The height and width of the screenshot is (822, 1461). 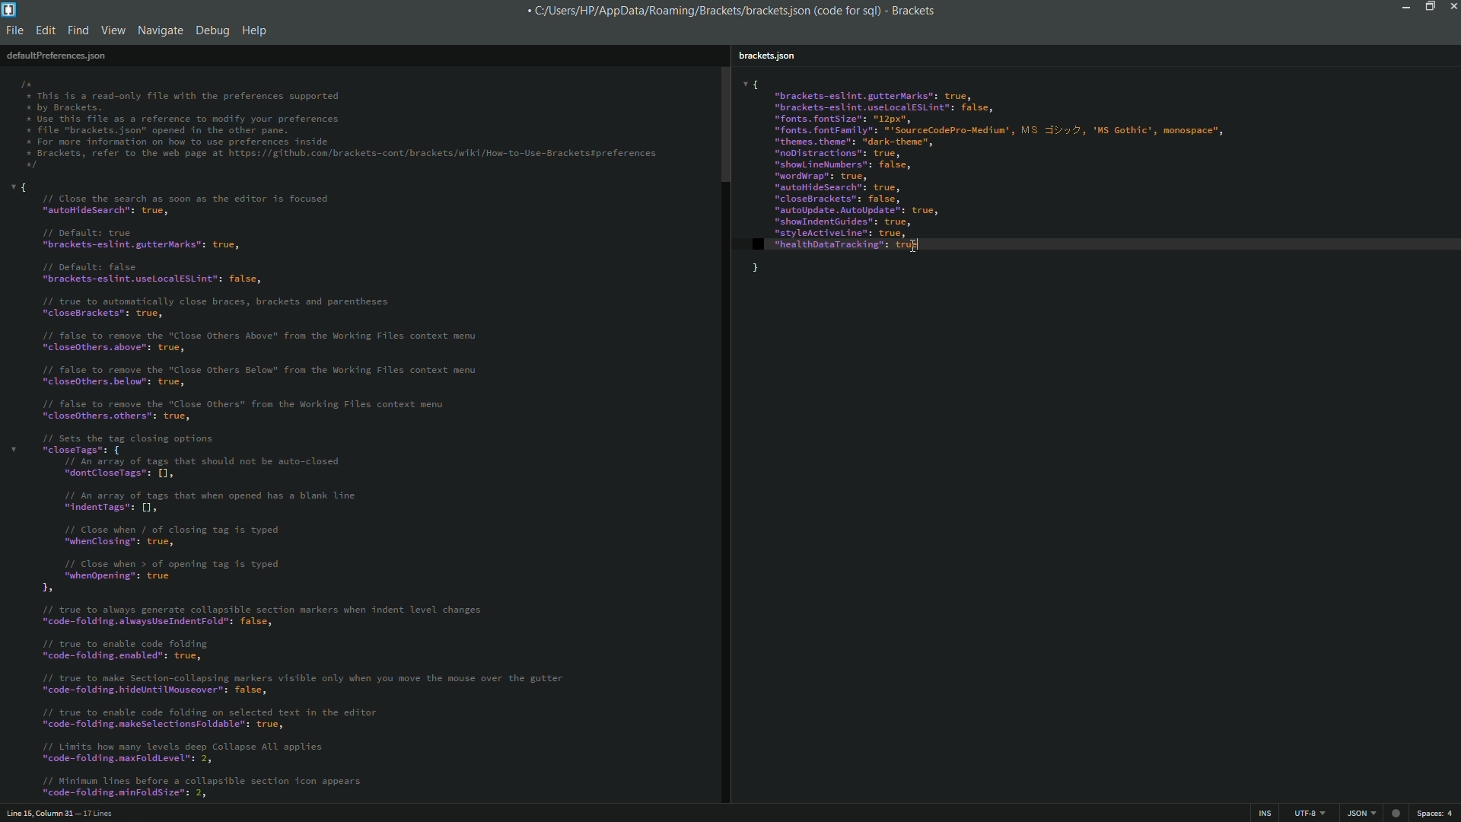 What do you see at coordinates (161, 30) in the screenshot?
I see `Navigate menu` at bounding box center [161, 30].